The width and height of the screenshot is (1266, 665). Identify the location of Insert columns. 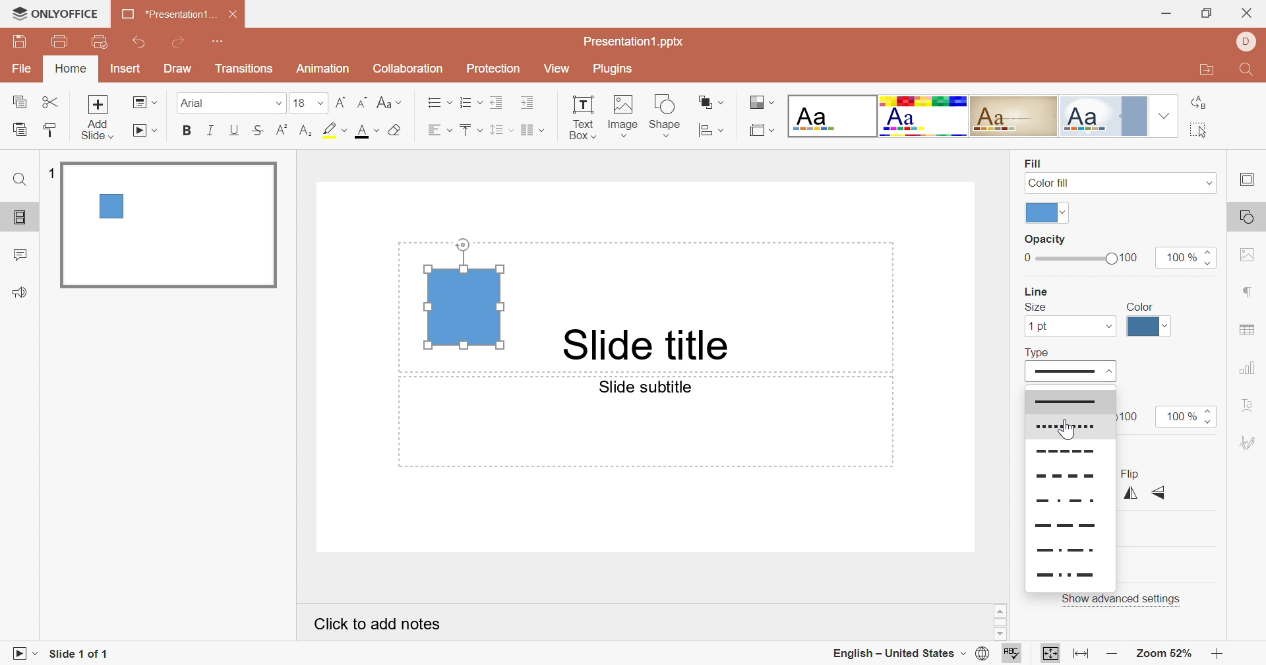
(532, 131).